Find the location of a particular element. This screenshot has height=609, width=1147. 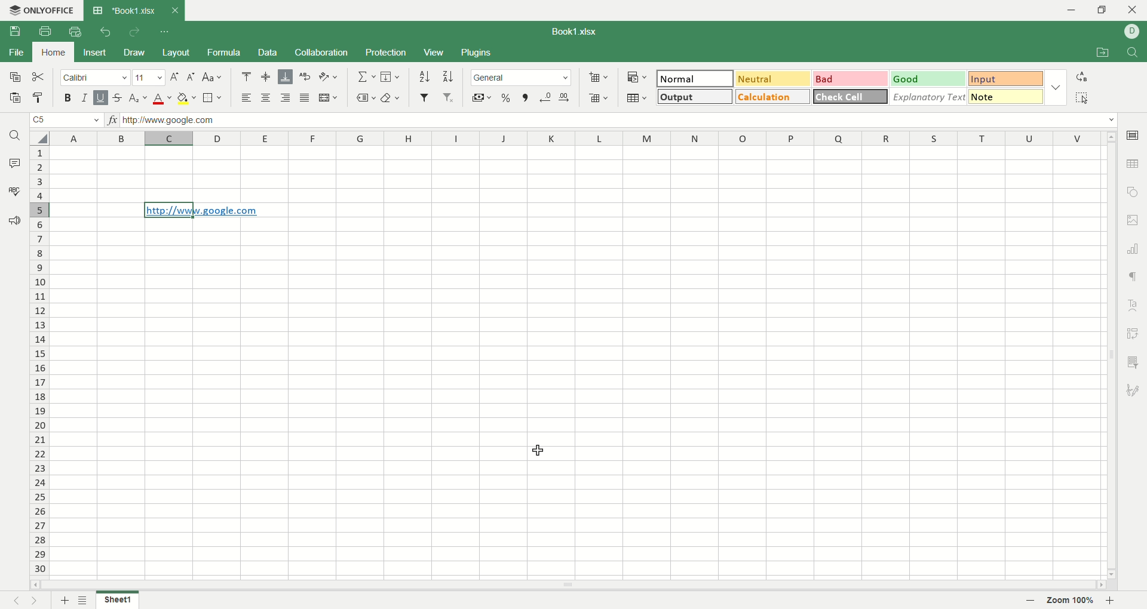

format as table template is located at coordinates (637, 98).